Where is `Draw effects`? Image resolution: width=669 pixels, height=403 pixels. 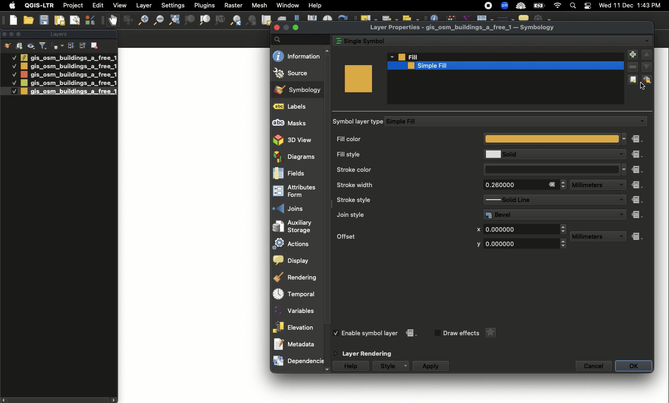 Draw effects is located at coordinates (461, 333).